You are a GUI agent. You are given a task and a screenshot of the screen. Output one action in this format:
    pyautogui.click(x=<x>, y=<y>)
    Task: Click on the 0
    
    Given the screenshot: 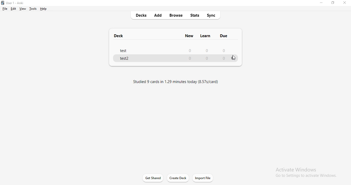 What is the action you would take?
    pyautogui.click(x=206, y=51)
    